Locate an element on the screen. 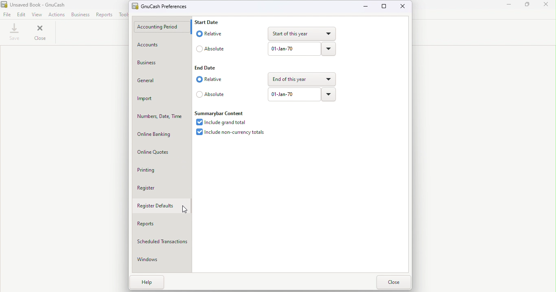 This screenshot has width=556, height=292. Close is located at coordinates (547, 7).